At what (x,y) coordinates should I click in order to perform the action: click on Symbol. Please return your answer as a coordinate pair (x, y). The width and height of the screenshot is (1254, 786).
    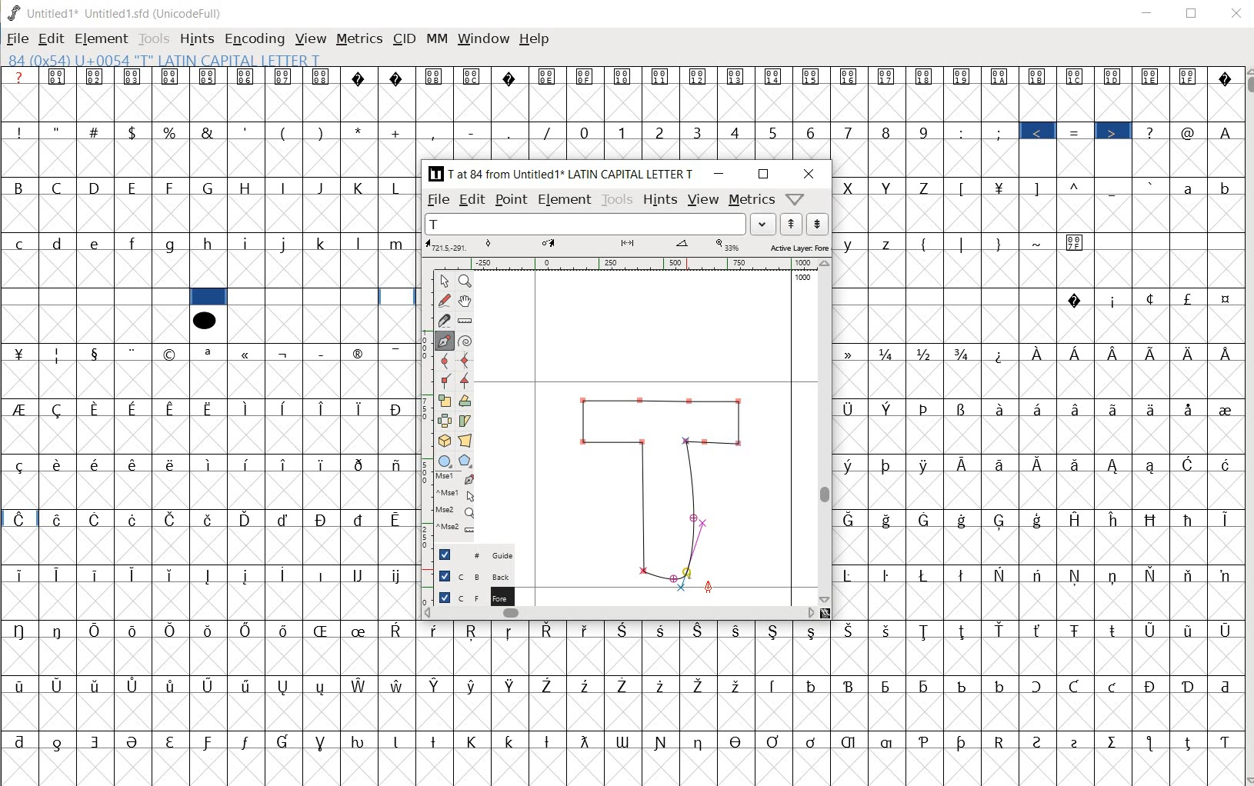
    Looking at the image, I should click on (889, 353).